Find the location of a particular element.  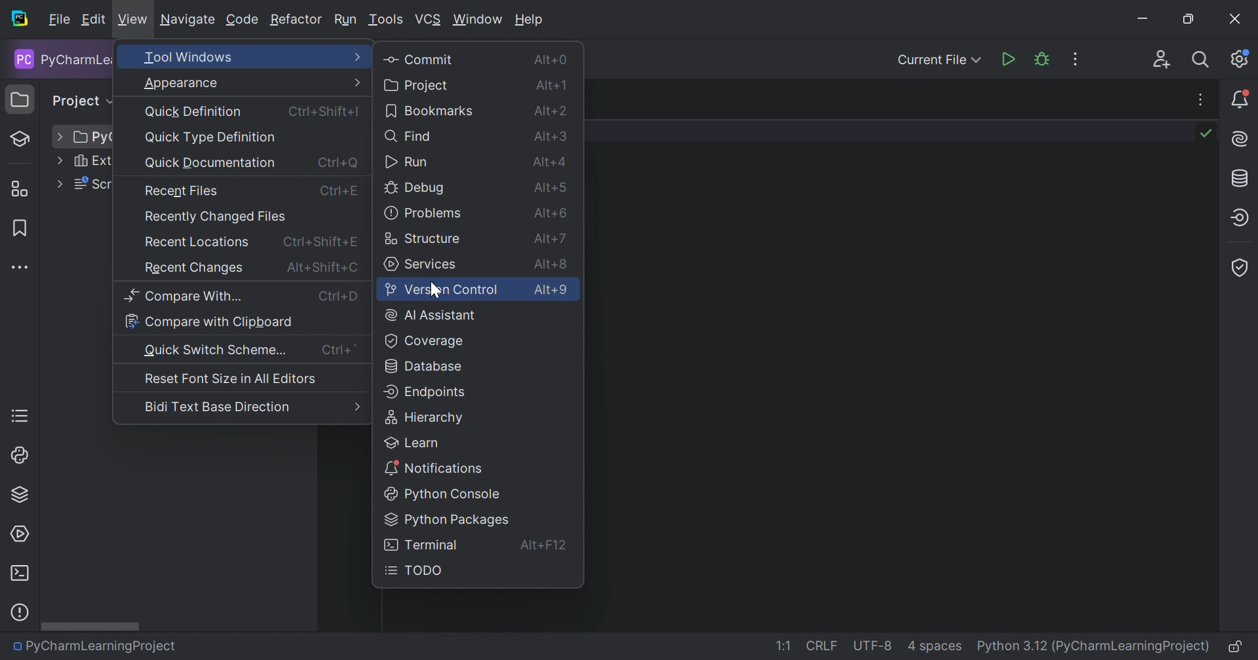

Ctrl+* is located at coordinates (339, 350).